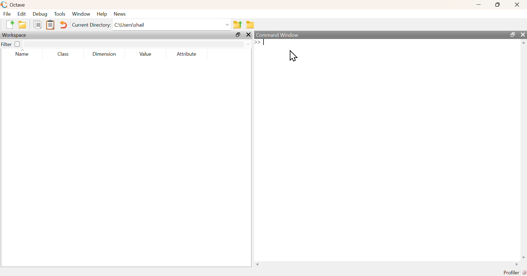 The width and height of the screenshot is (527, 276). I want to click on Maximize, so click(498, 4).